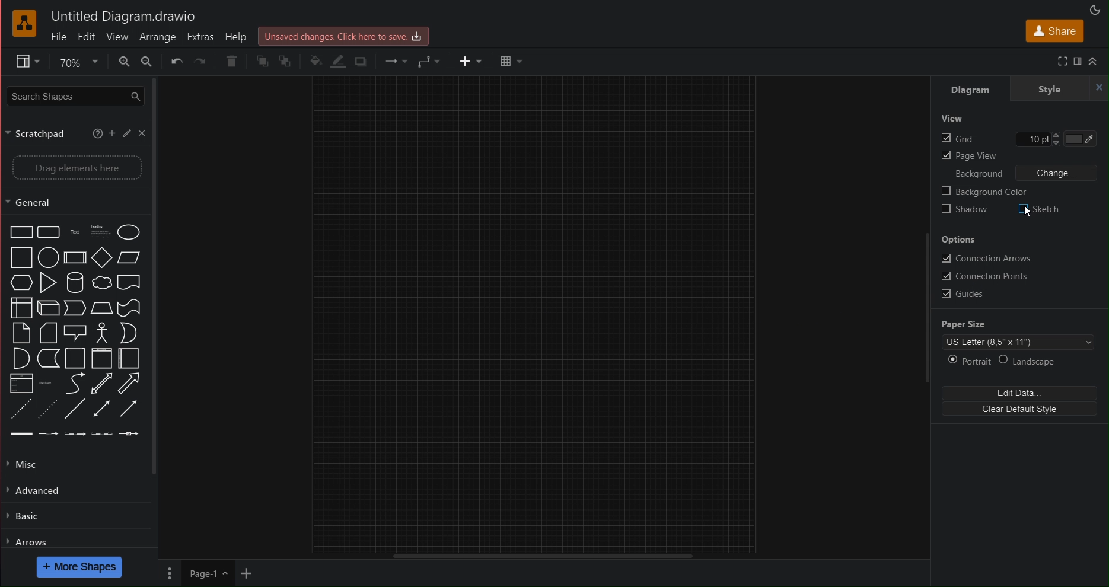 The height and width of the screenshot is (587, 1109). What do you see at coordinates (200, 61) in the screenshot?
I see `Redo` at bounding box center [200, 61].